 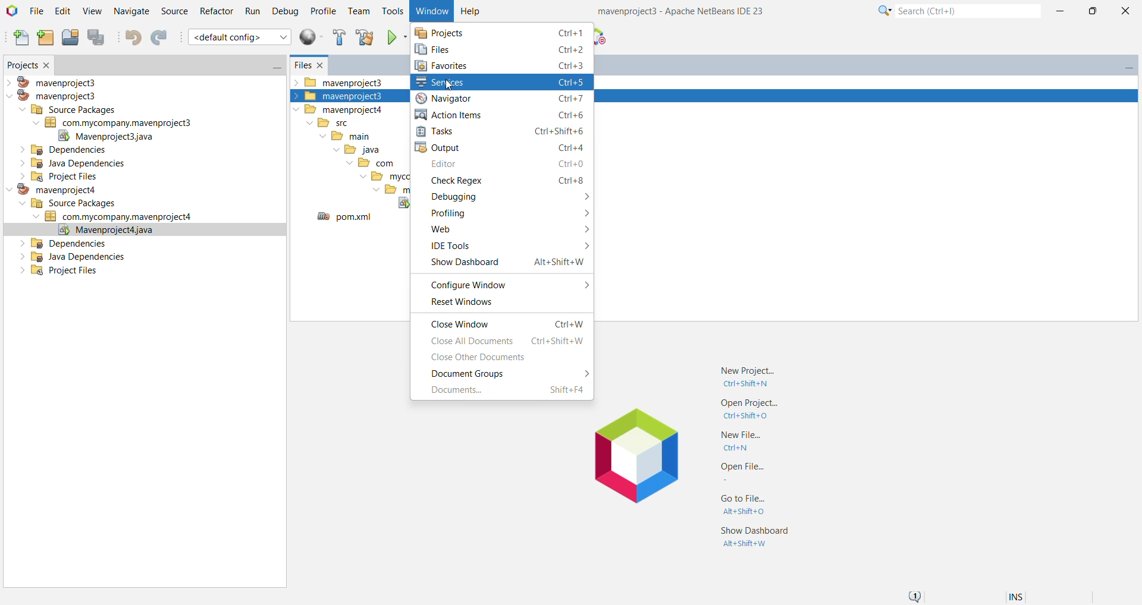 I want to click on Application Logo, so click(x=636, y=458).